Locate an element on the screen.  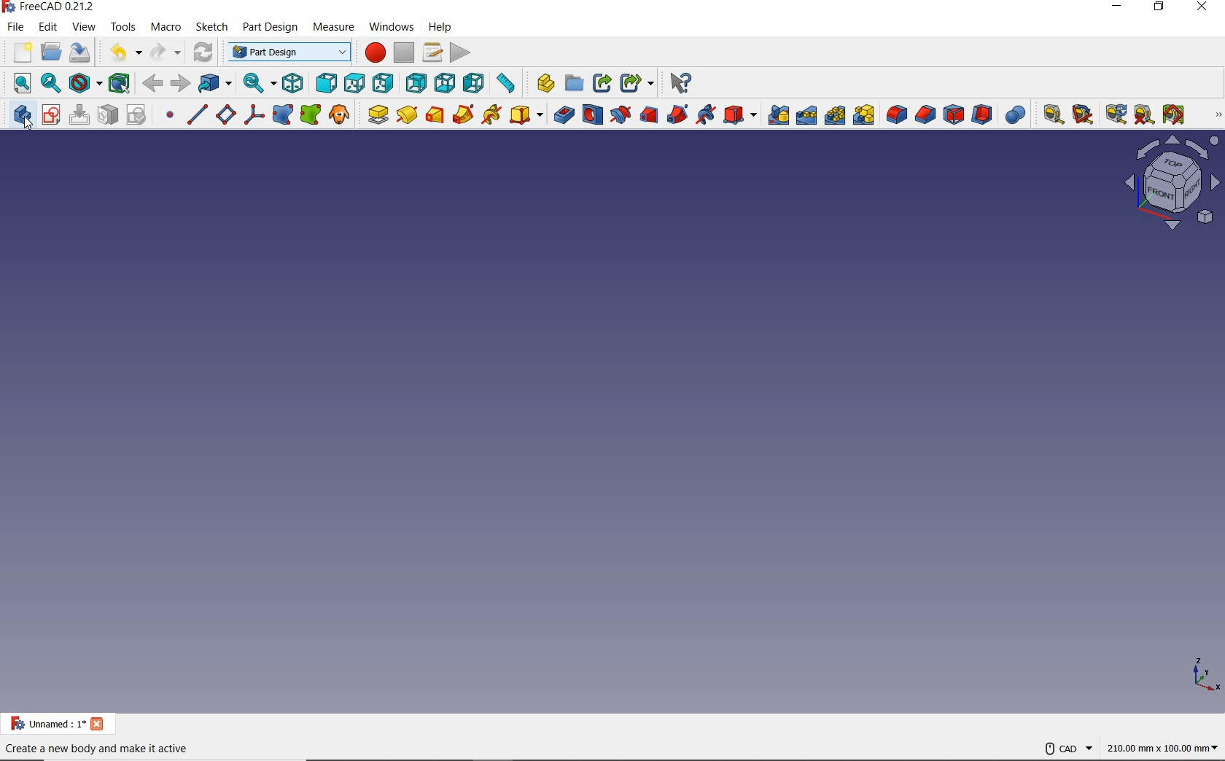
rear is located at coordinates (416, 83).